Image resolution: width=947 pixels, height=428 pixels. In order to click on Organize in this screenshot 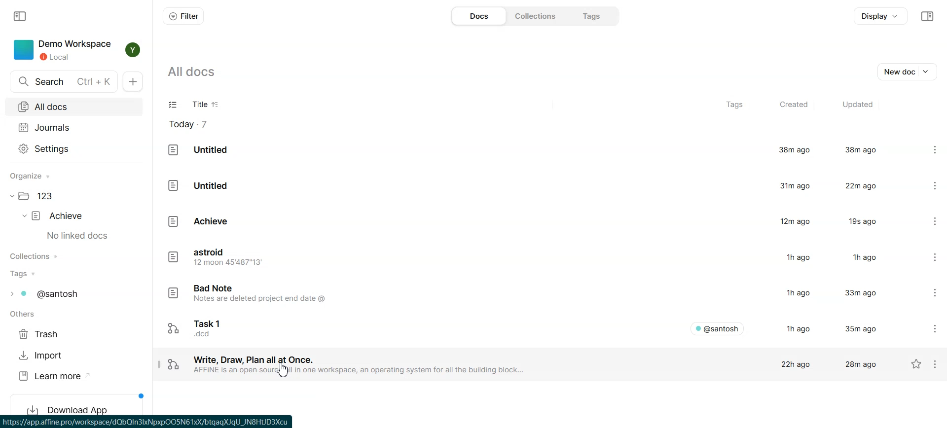, I will do `click(35, 176)`.